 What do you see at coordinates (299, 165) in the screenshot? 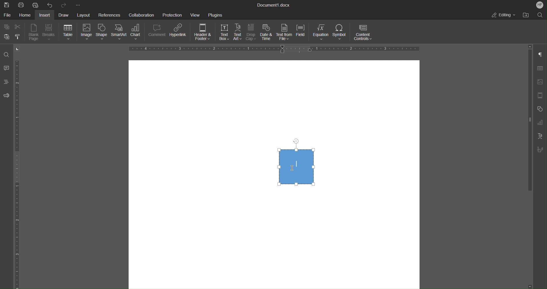
I see `Text Label` at bounding box center [299, 165].